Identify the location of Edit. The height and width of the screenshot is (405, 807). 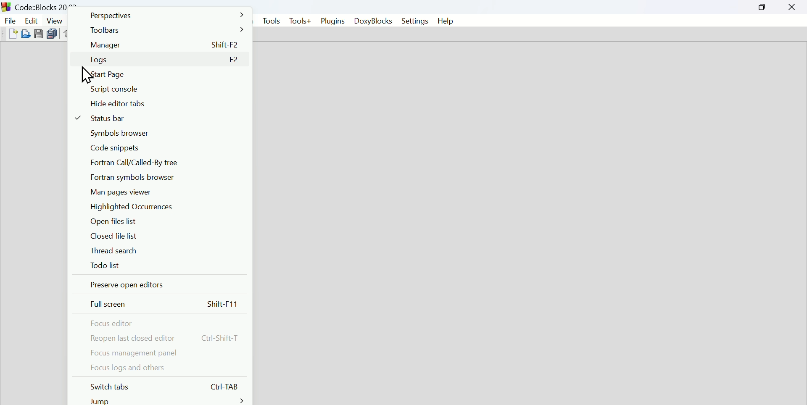
(31, 20).